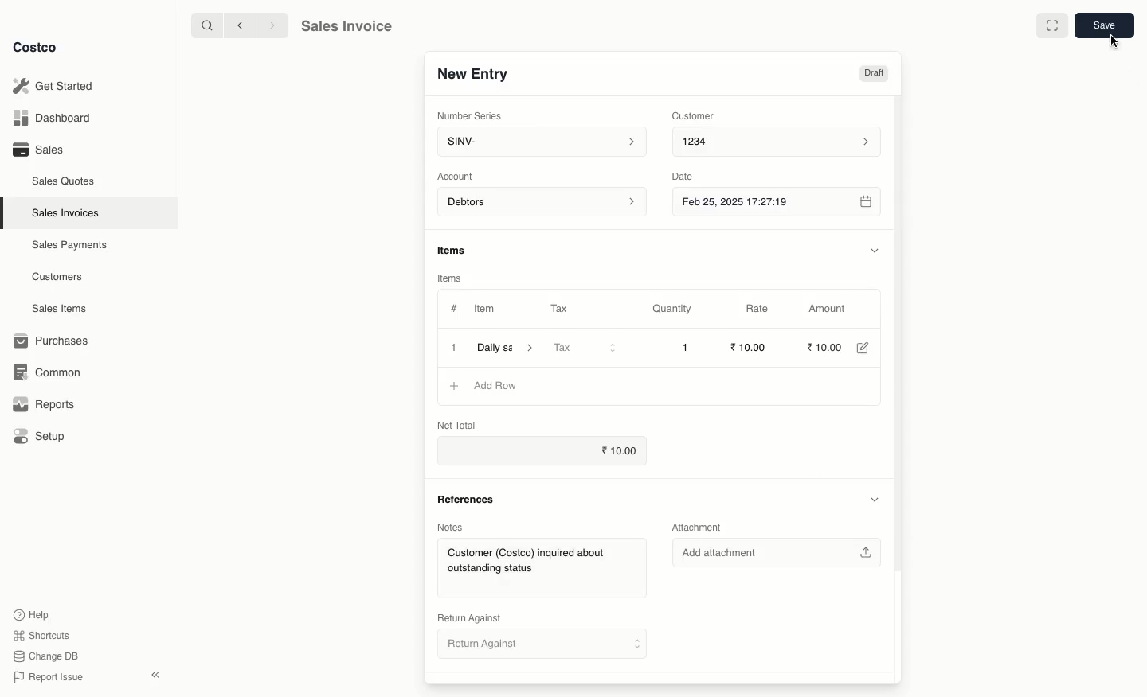 The image size is (1147, 697). I want to click on Feb 25, 2025 17:27:19, so click(779, 204).